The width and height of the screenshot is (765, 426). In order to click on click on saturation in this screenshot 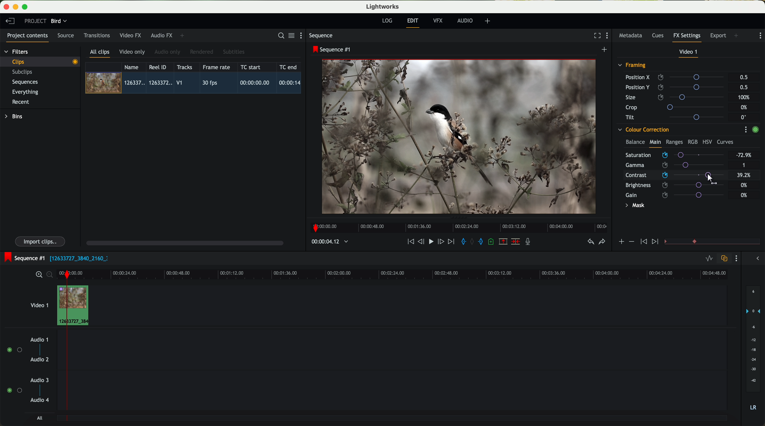, I will do `click(672, 165)`.